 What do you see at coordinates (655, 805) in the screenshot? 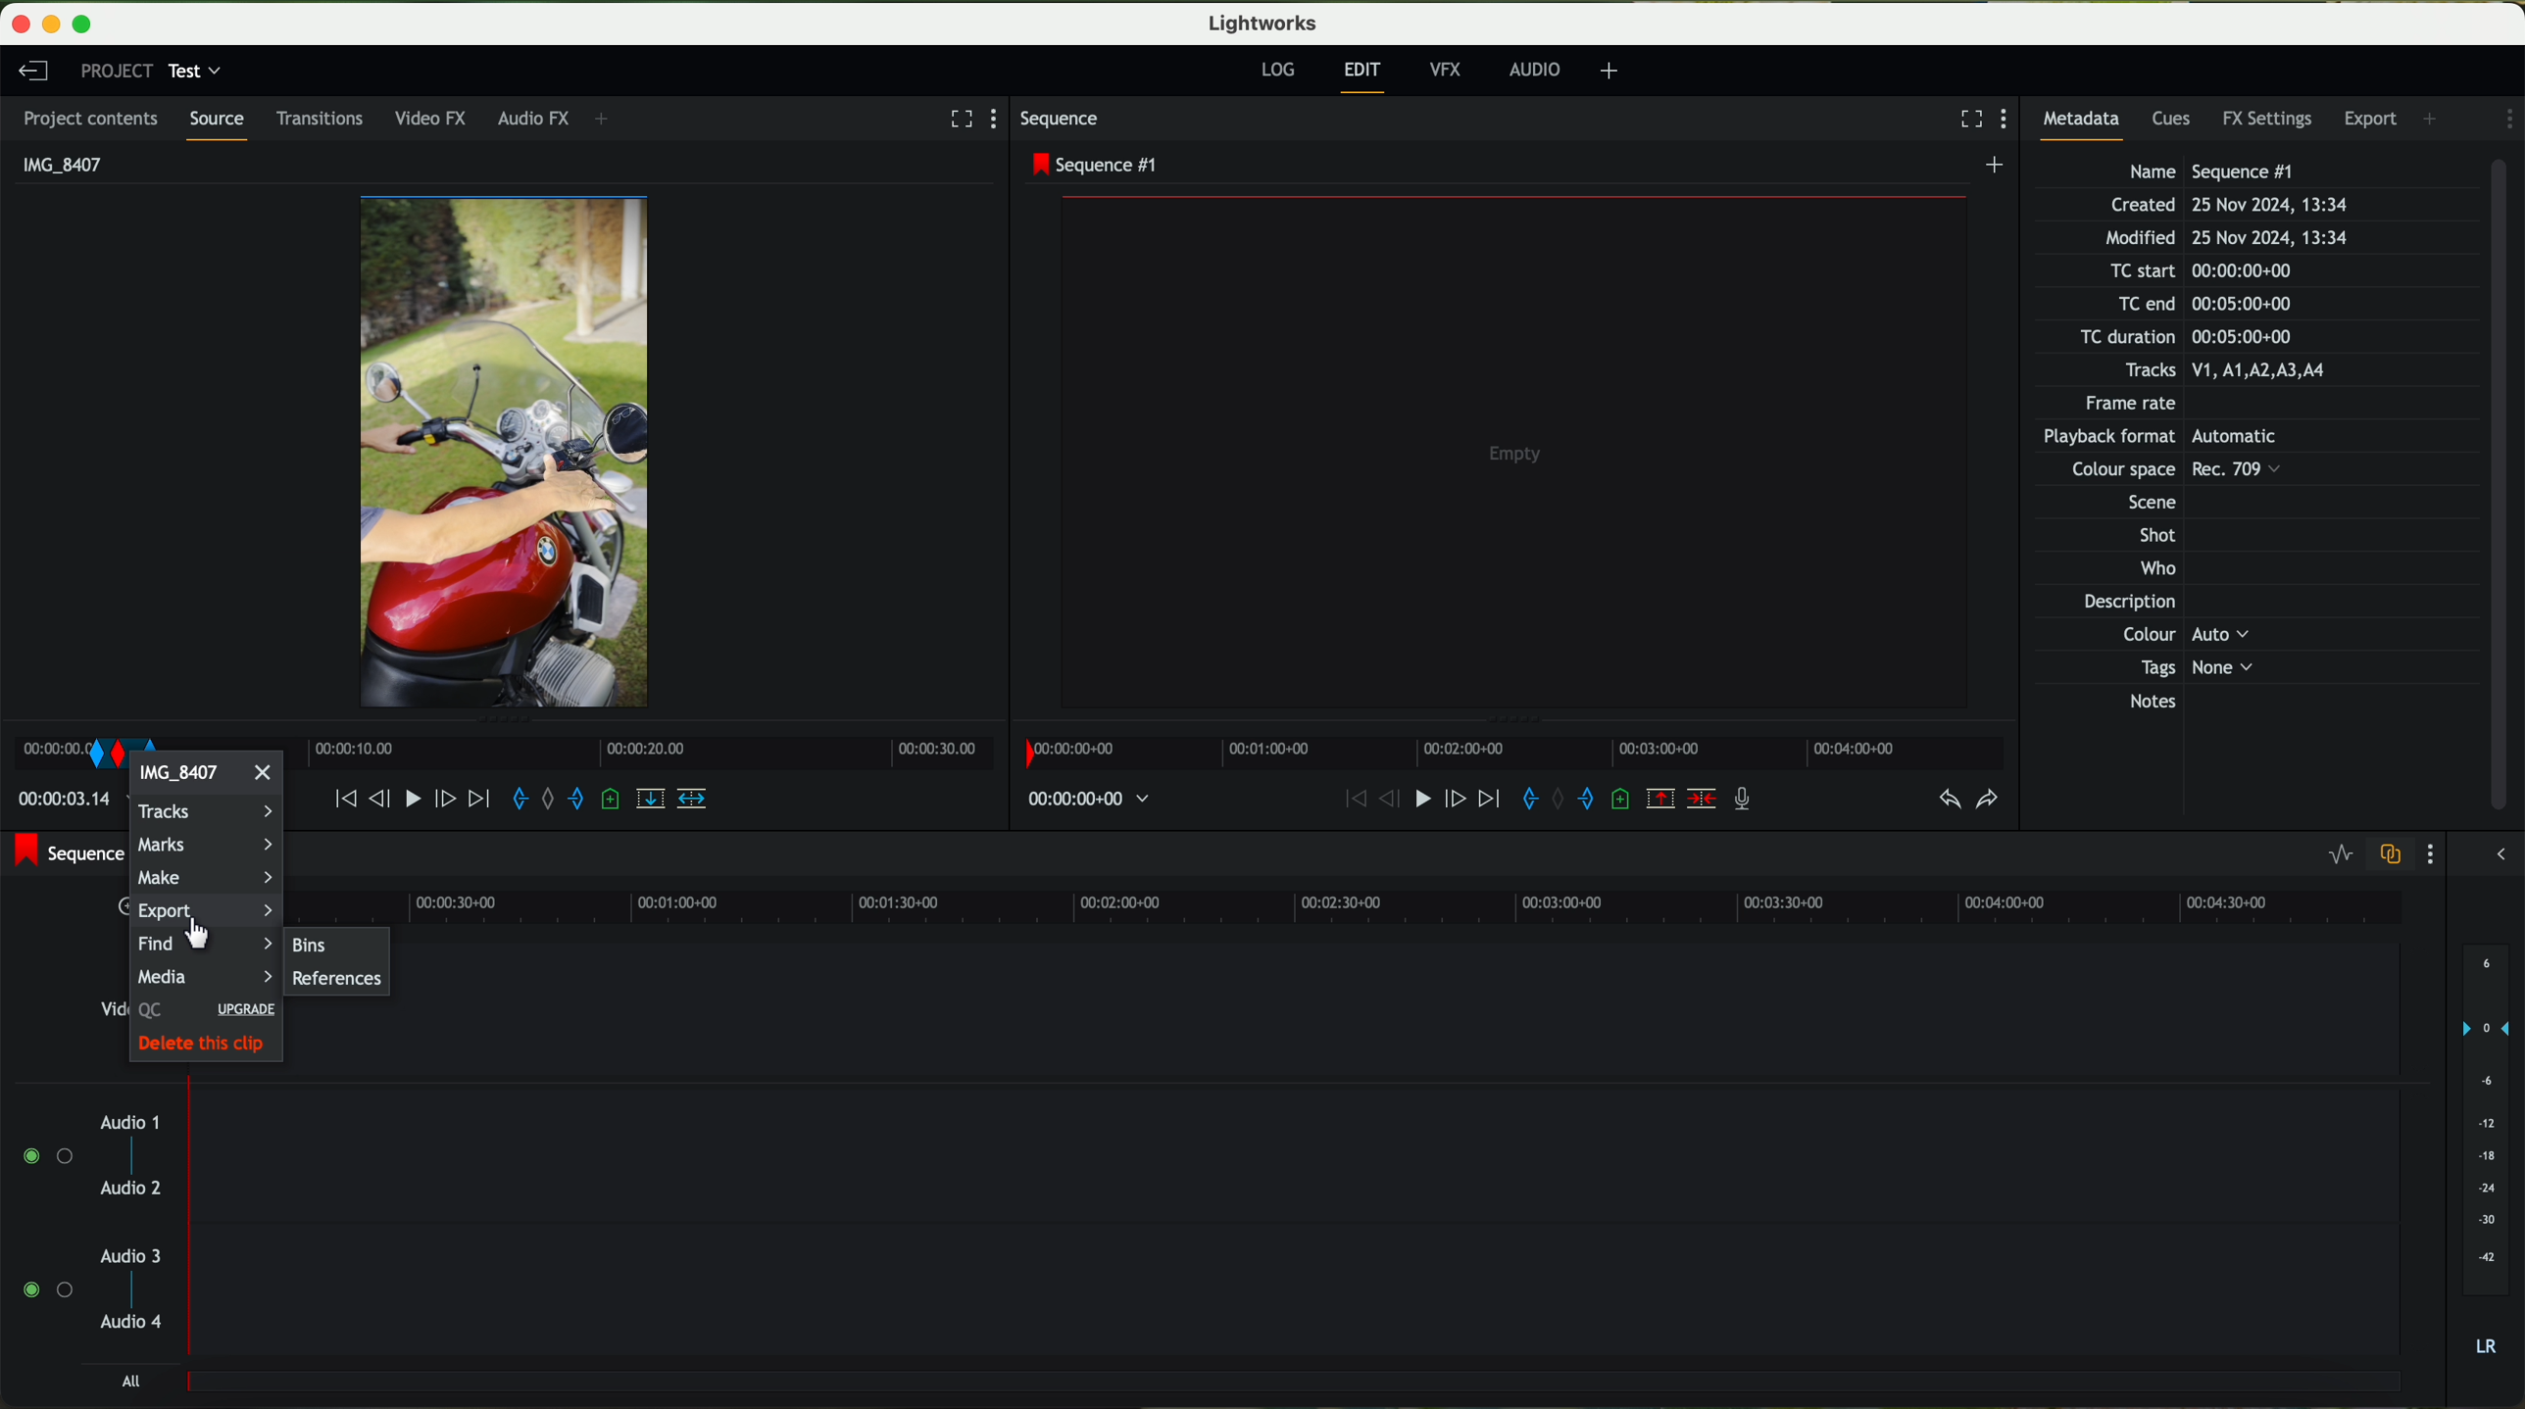
I see `replace into the target sequence` at bounding box center [655, 805].